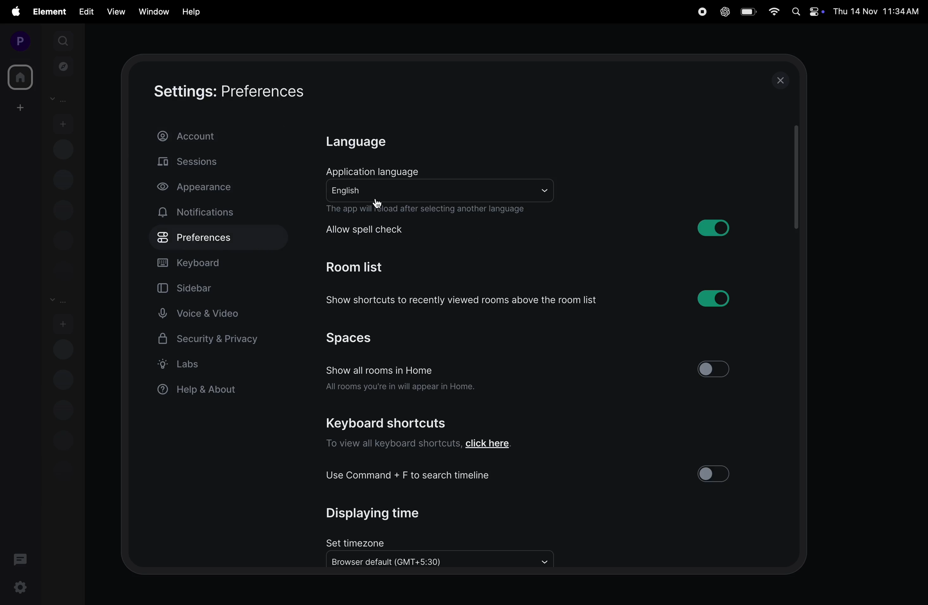 The width and height of the screenshot is (928, 605). What do you see at coordinates (770, 12) in the screenshot?
I see `wifi` at bounding box center [770, 12].